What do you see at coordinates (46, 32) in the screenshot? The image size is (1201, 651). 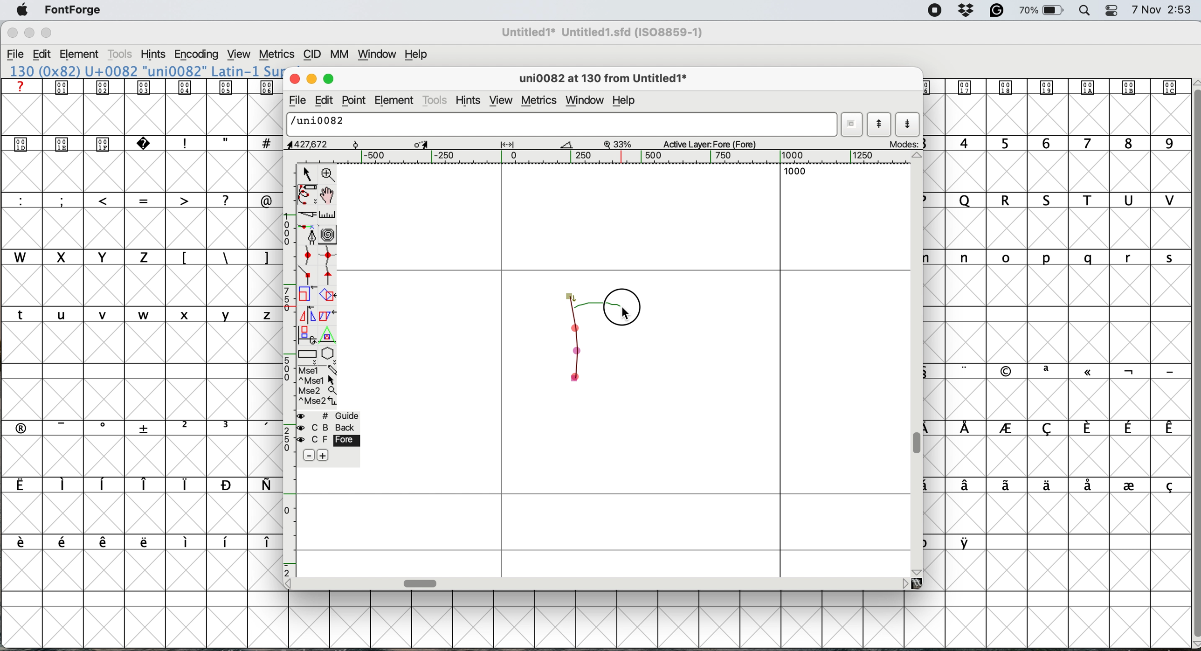 I see `maximise` at bounding box center [46, 32].